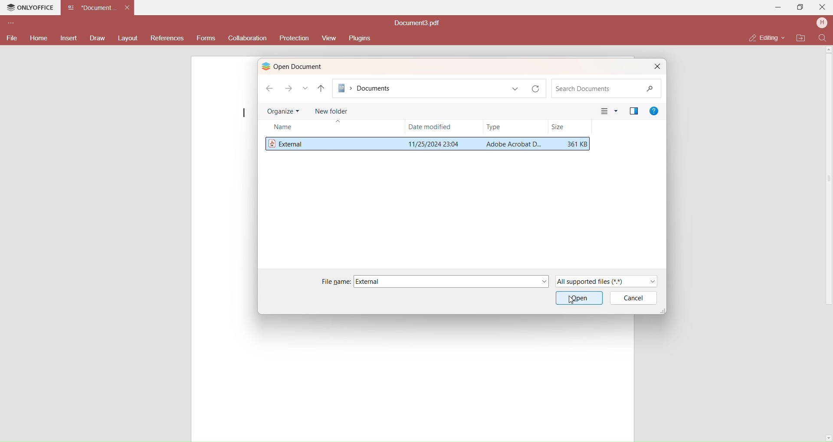  What do you see at coordinates (656, 66) in the screenshot?
I see `Close Dialog Box` at bounding box center [656, 66].